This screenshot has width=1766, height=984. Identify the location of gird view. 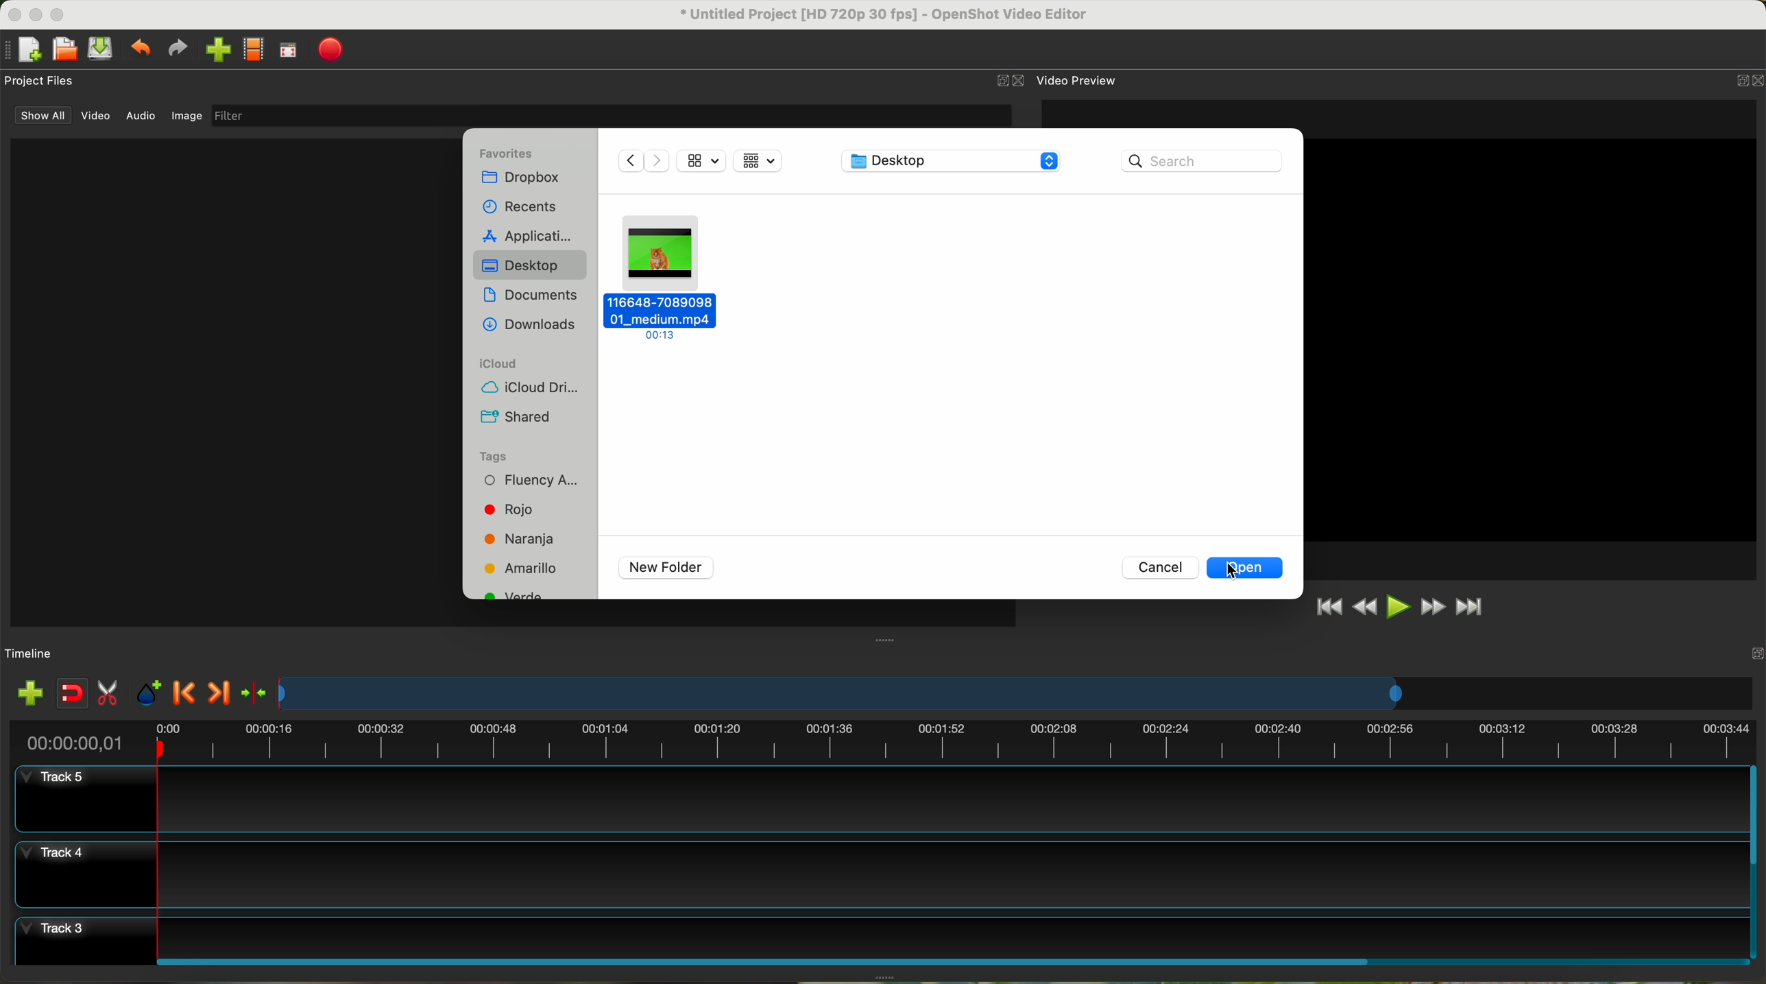
(702, 159).